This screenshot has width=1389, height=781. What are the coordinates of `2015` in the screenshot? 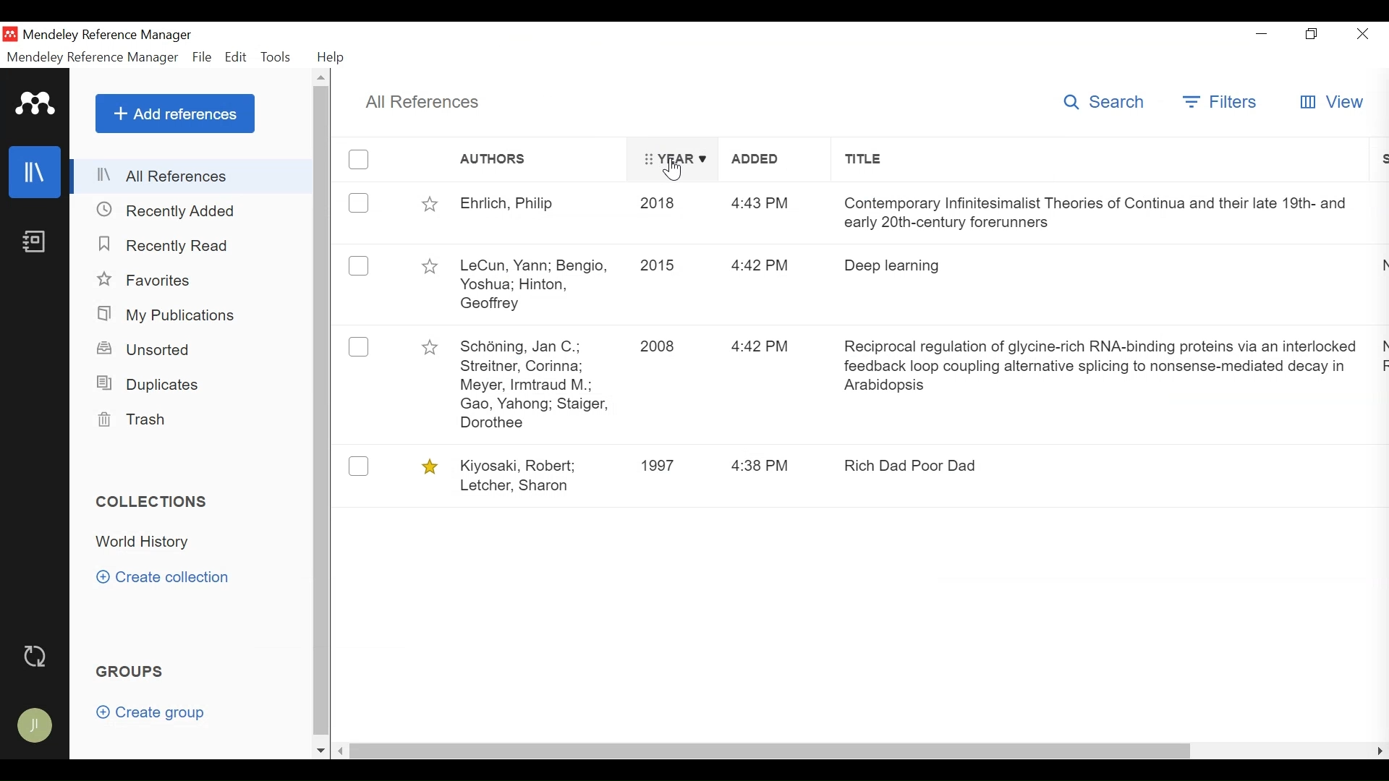 It's located at (658, 268).